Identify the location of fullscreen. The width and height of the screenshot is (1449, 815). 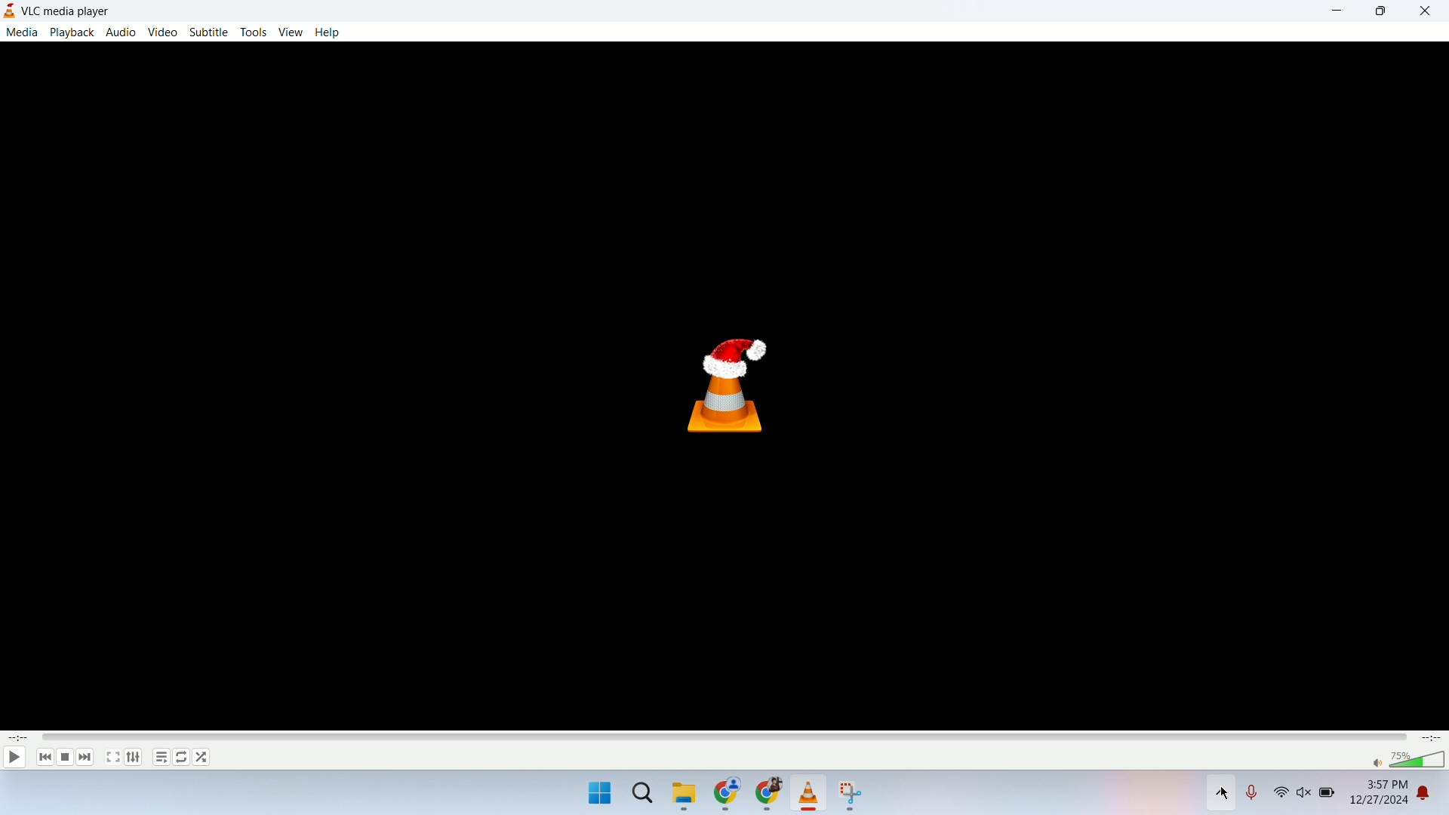
(112, 758).